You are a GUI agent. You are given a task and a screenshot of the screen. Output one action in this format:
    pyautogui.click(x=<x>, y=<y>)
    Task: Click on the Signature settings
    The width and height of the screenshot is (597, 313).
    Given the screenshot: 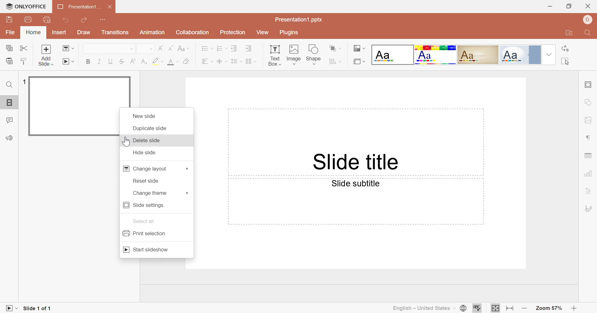 What is the action you would take?
    pyautogui.click(x=589, y=209)
    